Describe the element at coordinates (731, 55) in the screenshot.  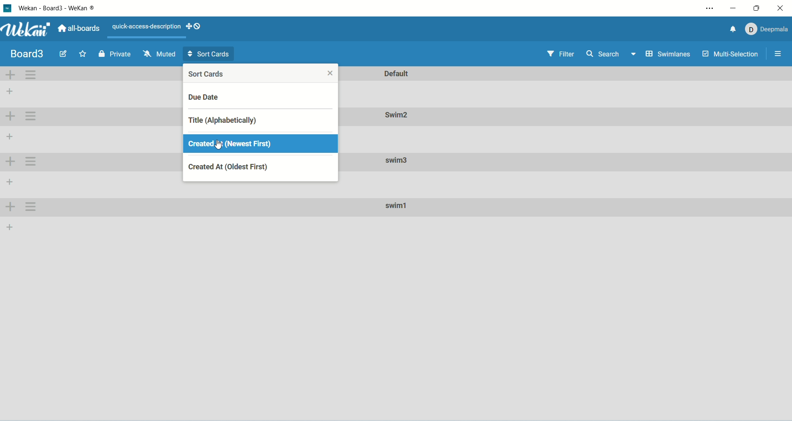
I see `multi-selection` at that location.